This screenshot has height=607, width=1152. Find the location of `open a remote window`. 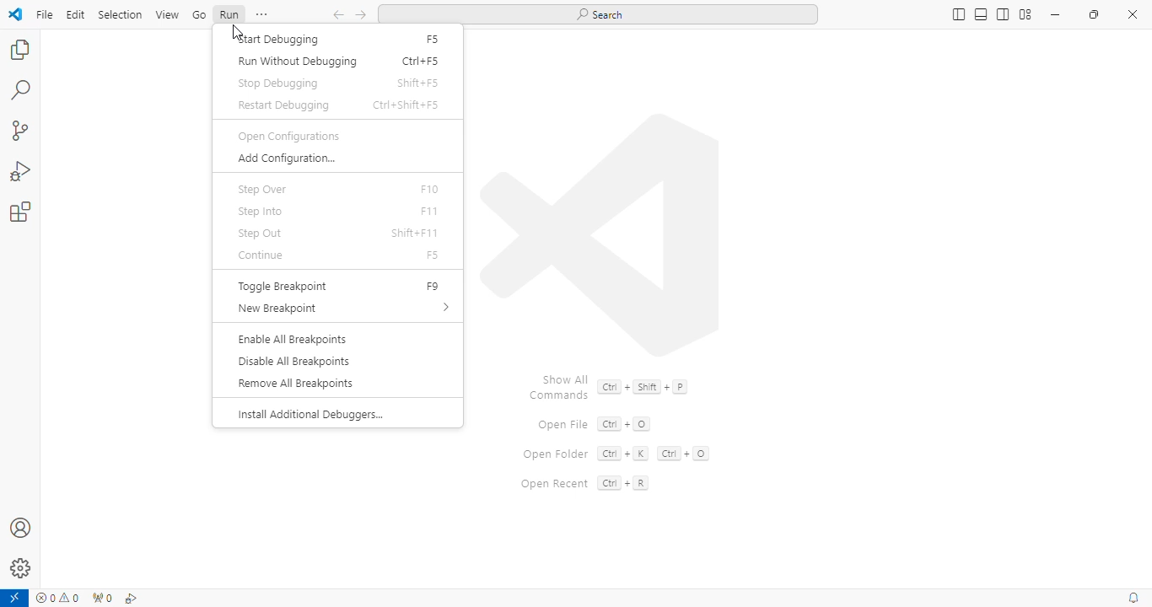

open a remote window is located at coordinates (14, 599).